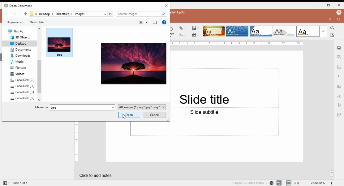  What do you see at coordinates (340, 48) in the screenshot?
I see `slide settings` at bounding box center [340, 48].